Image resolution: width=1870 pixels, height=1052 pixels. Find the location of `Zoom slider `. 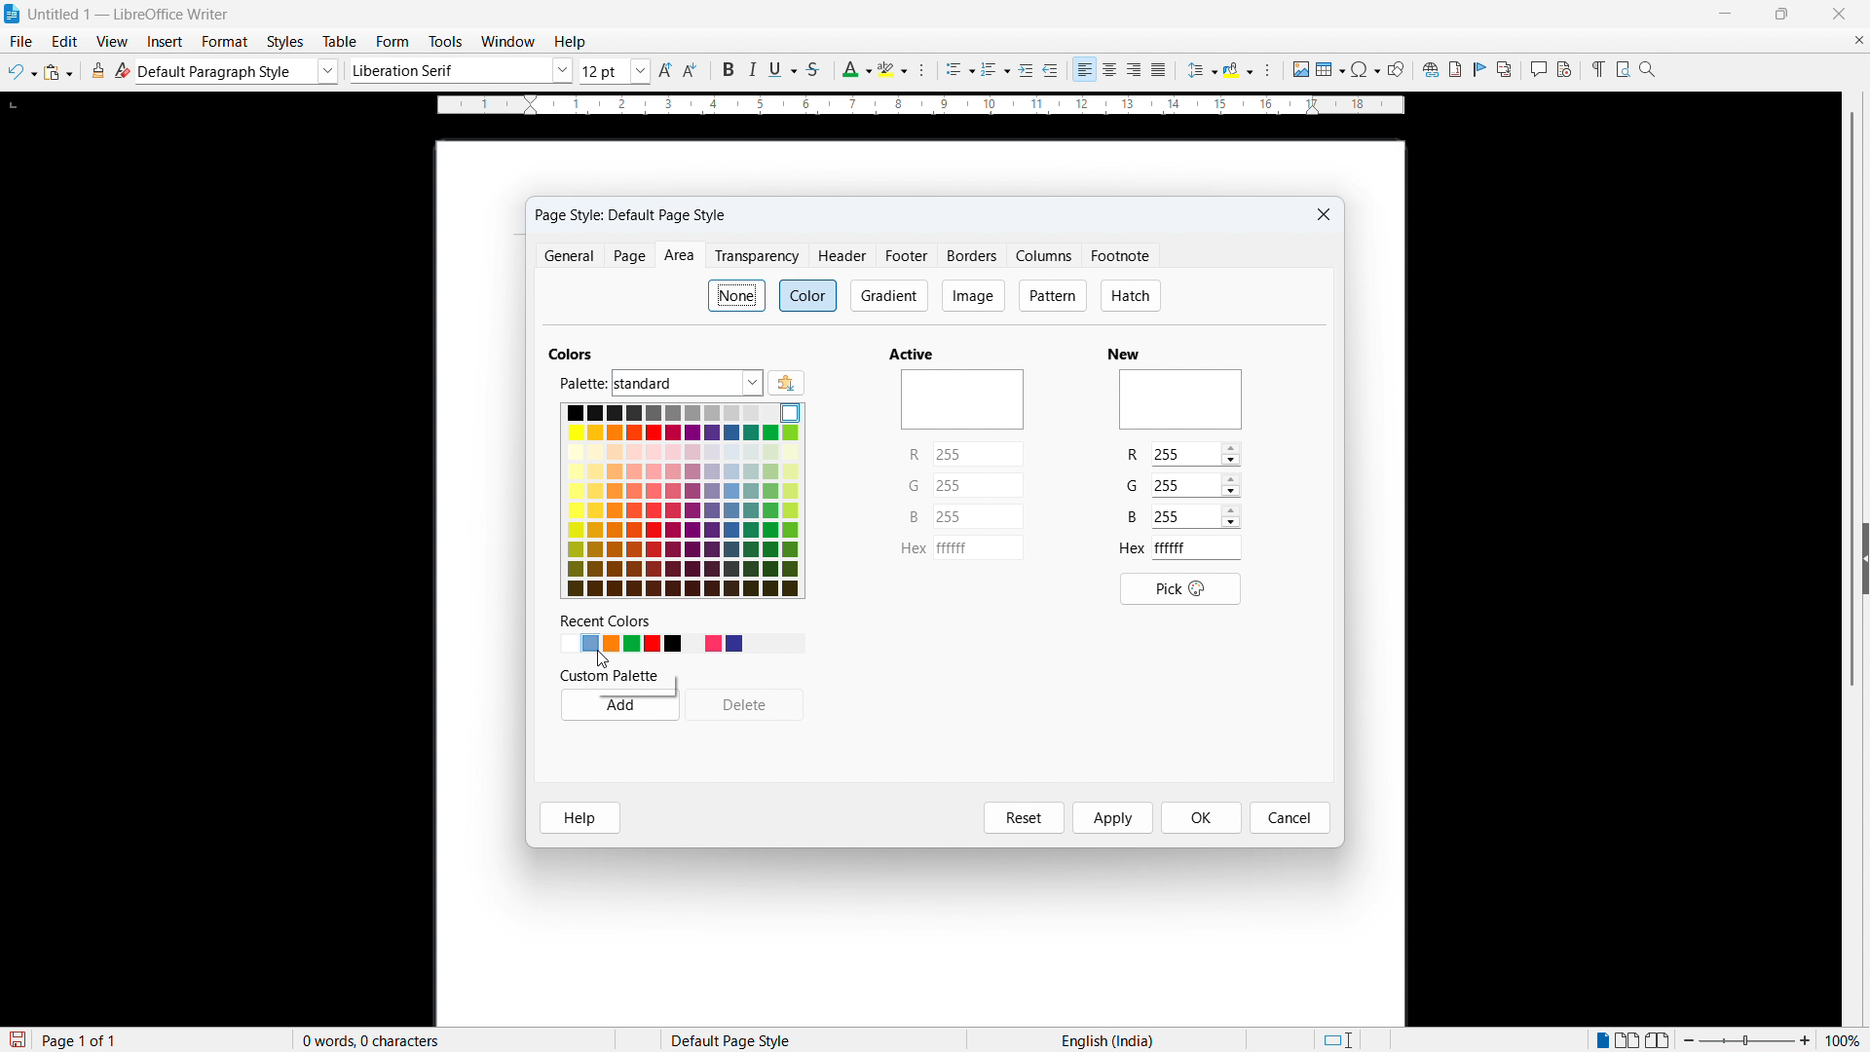

Zoom slider  is located at coordinates (1747, 1039).